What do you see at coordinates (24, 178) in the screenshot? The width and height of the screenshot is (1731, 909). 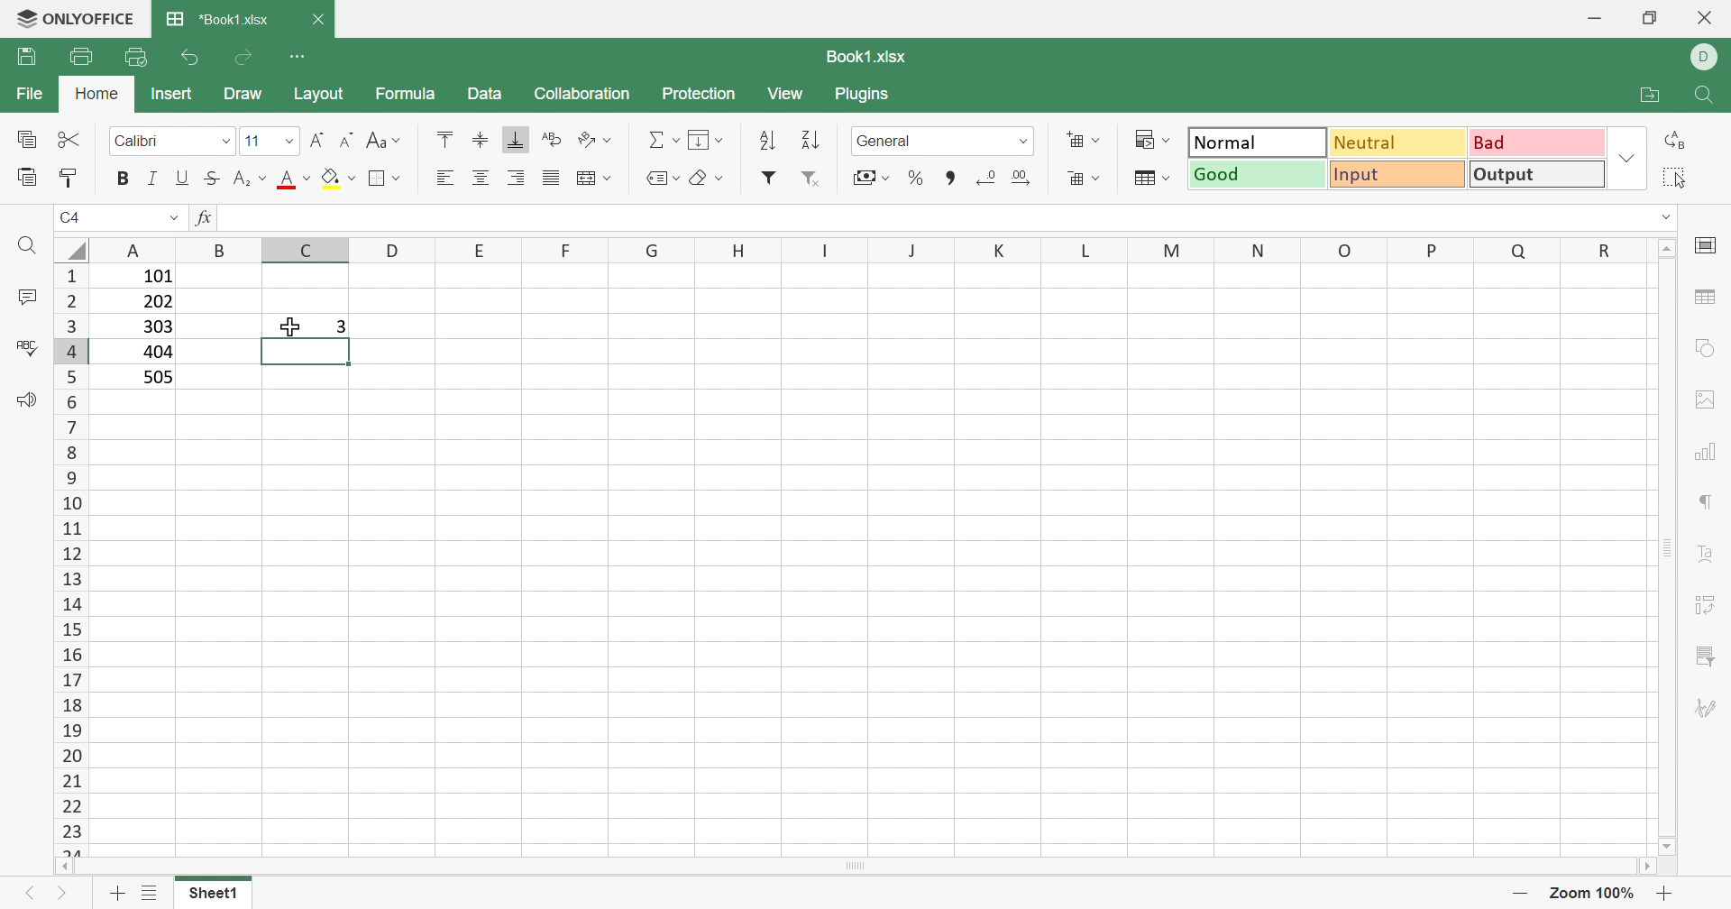 I see `Paste` at bounding box center [24, 178].